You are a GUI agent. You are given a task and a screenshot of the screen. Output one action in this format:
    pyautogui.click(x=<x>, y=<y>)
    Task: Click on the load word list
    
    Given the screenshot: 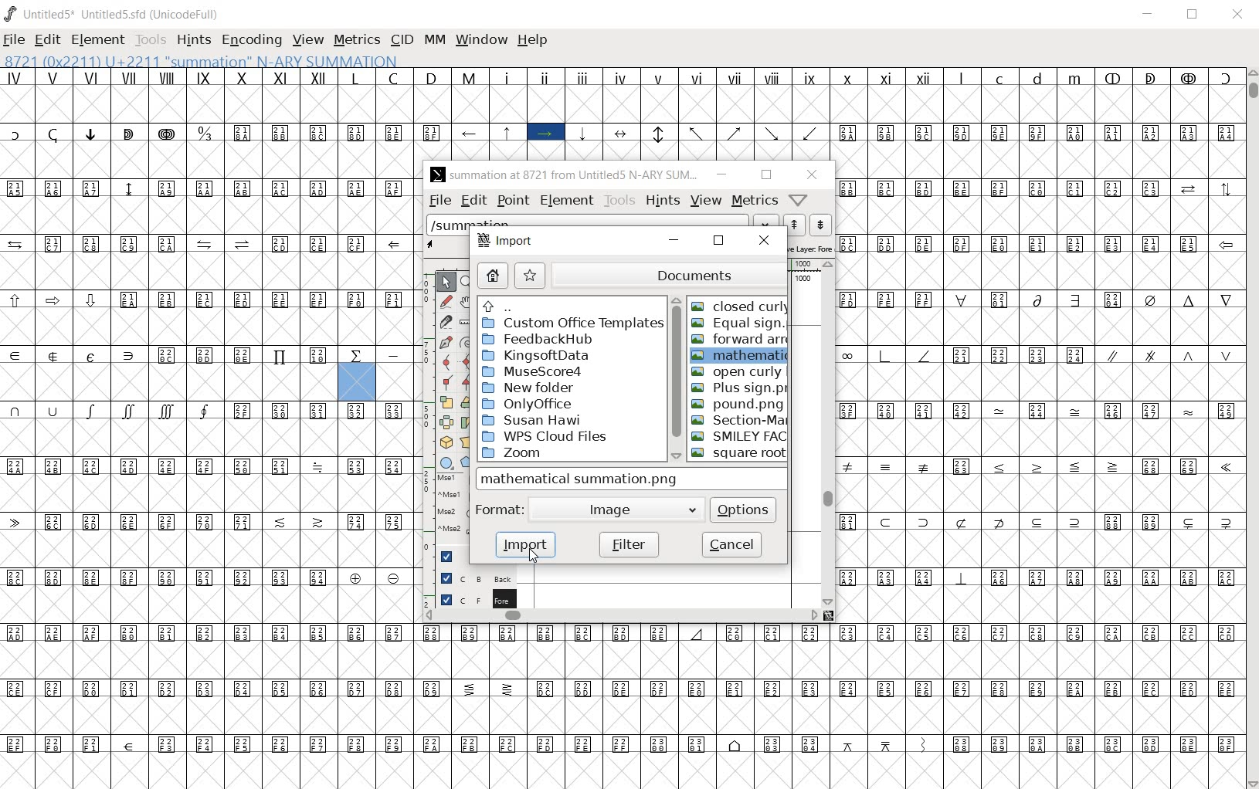 What is the action you would take?
    pyautogui.click(x=603, y=221)
    